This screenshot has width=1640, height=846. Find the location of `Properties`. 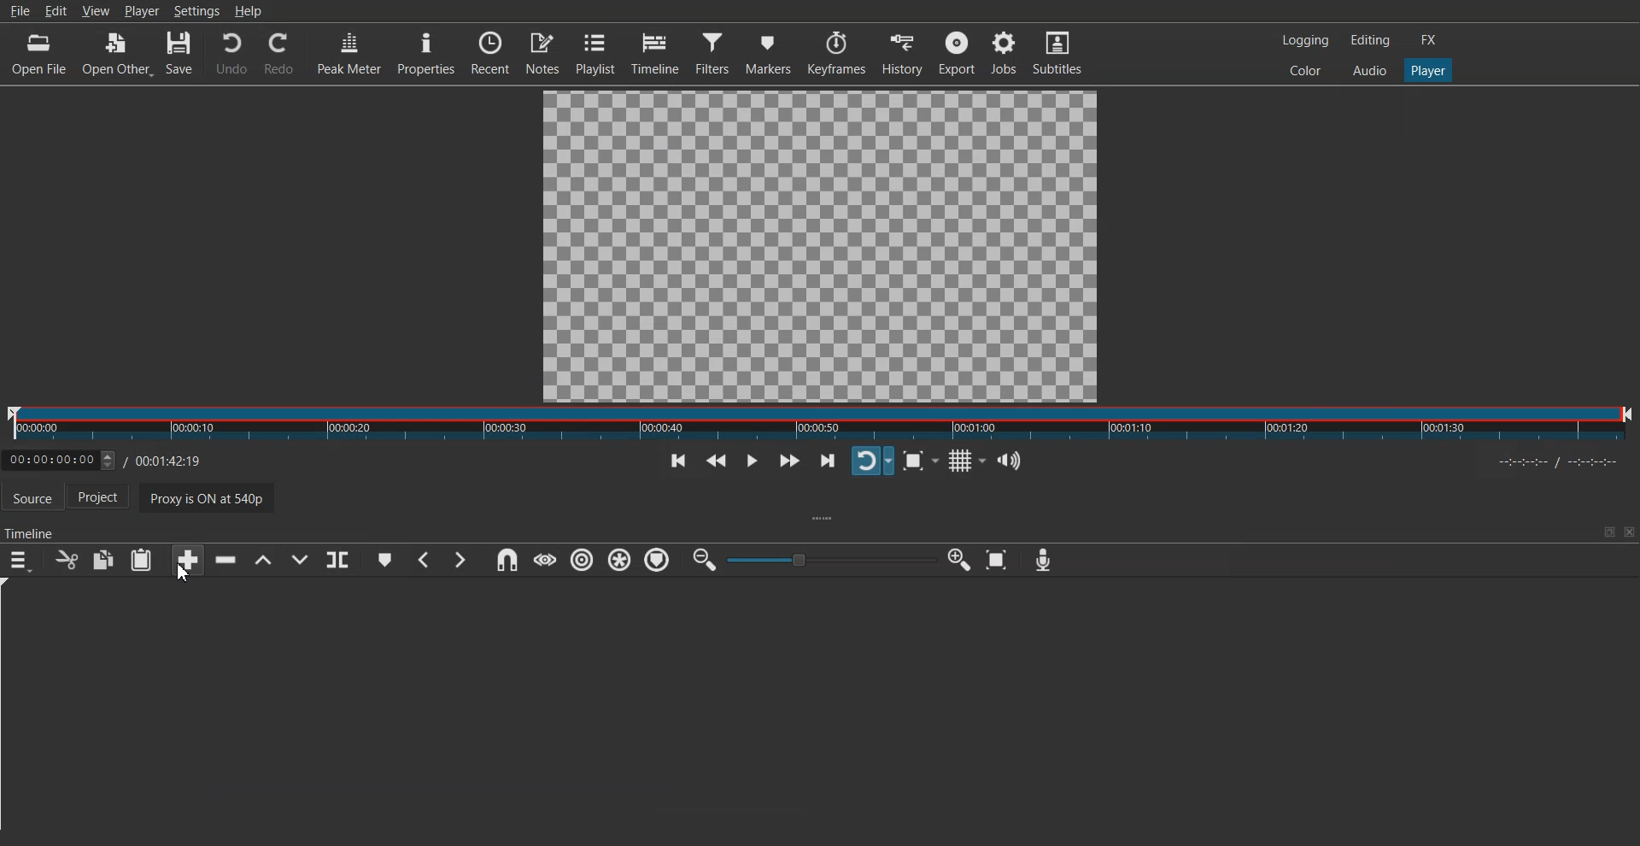

Properties is located at coordinates (425, 52).